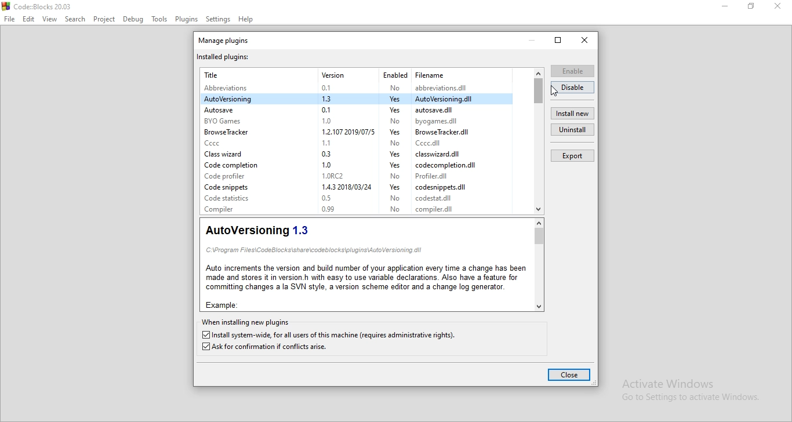  I want to click on 1.0, so click(328, 163).